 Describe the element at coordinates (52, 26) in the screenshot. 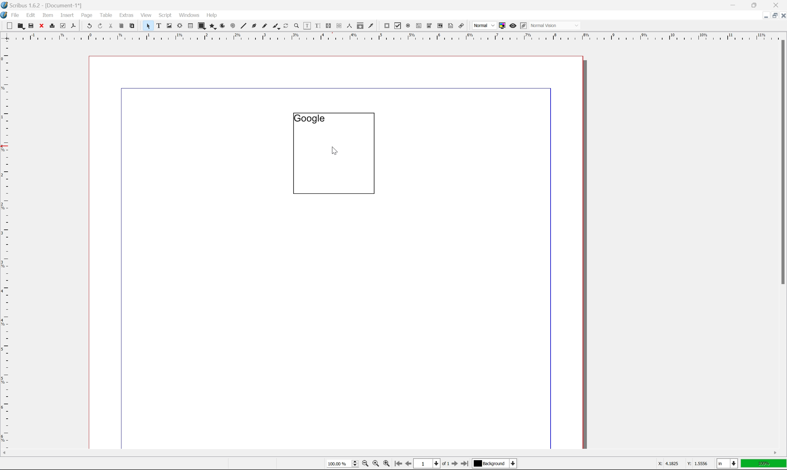

I see `print` at that location.